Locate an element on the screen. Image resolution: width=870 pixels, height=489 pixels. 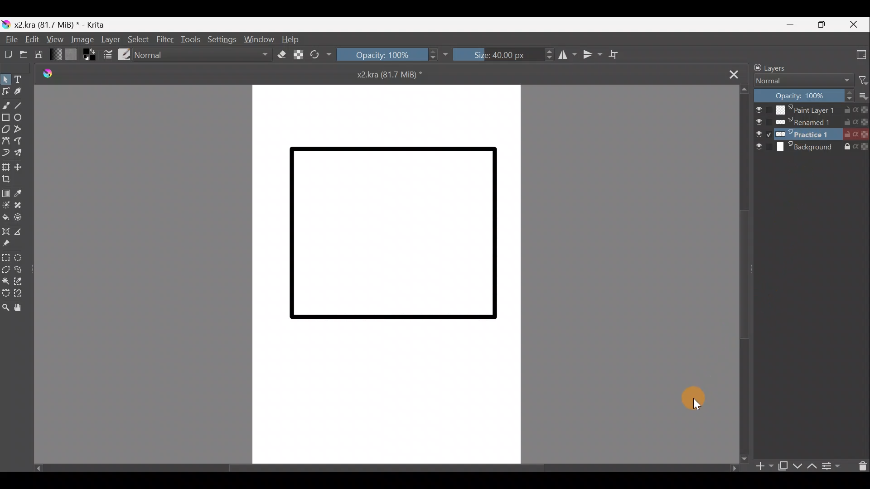
Add layer is located at coordinates (762, 468).